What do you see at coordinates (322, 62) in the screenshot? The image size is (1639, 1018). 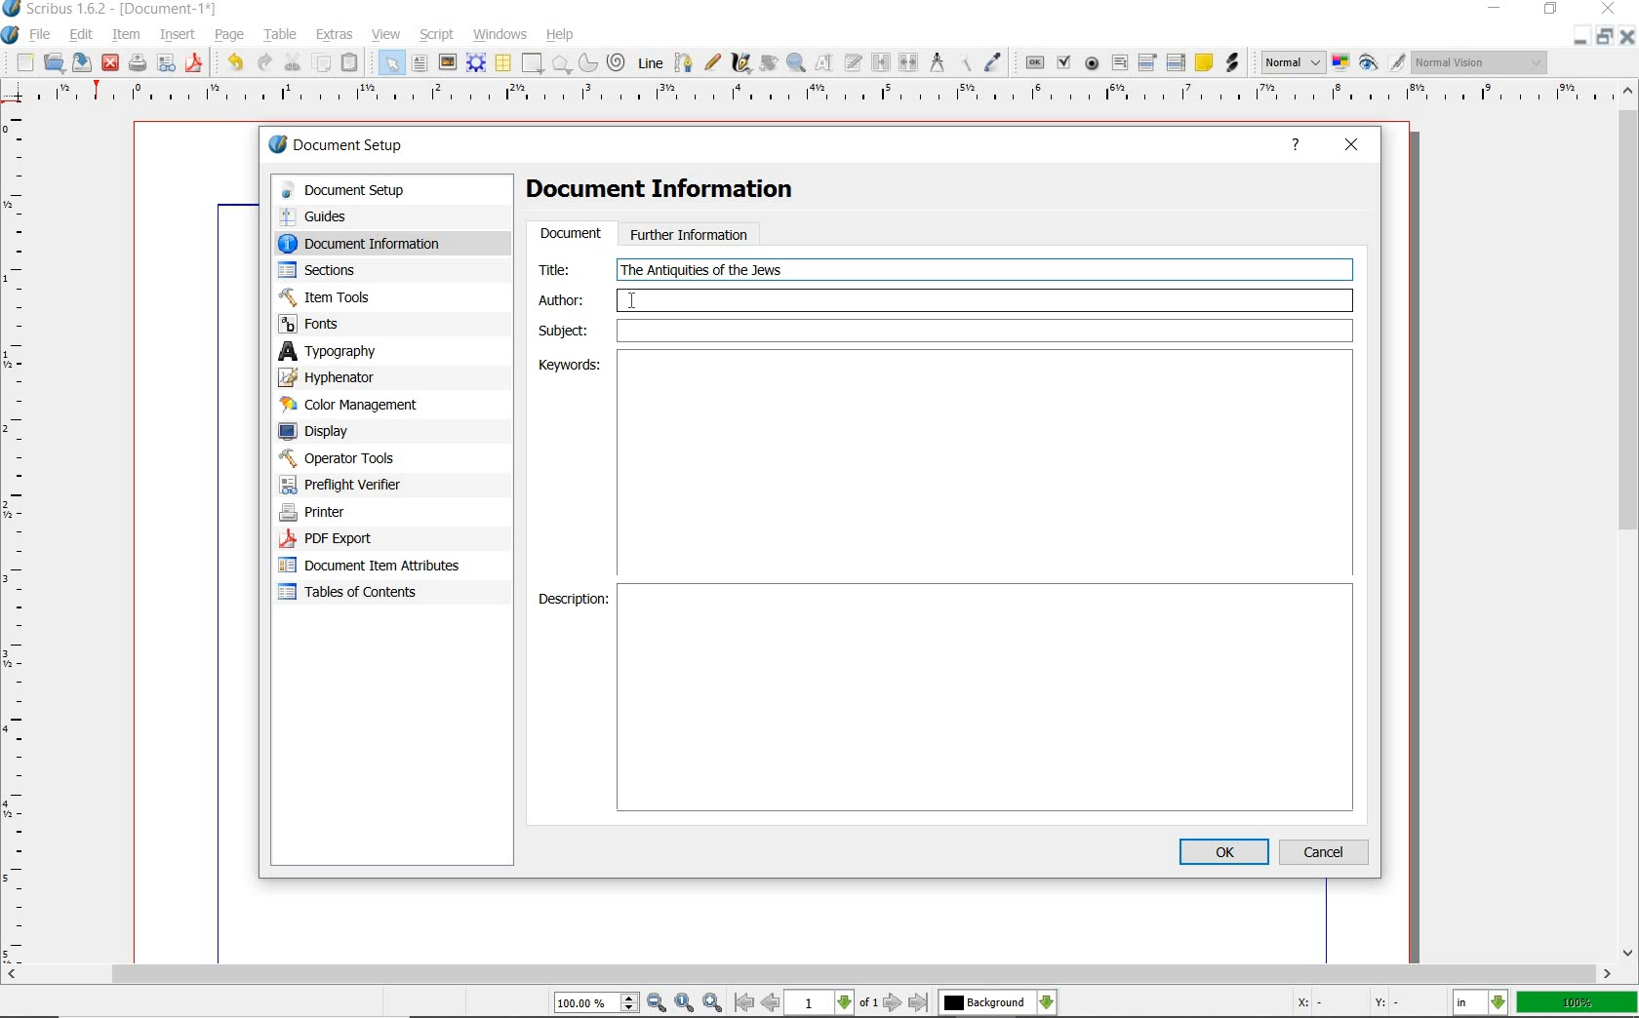 I see `copy` at bounding box center [322, 62].